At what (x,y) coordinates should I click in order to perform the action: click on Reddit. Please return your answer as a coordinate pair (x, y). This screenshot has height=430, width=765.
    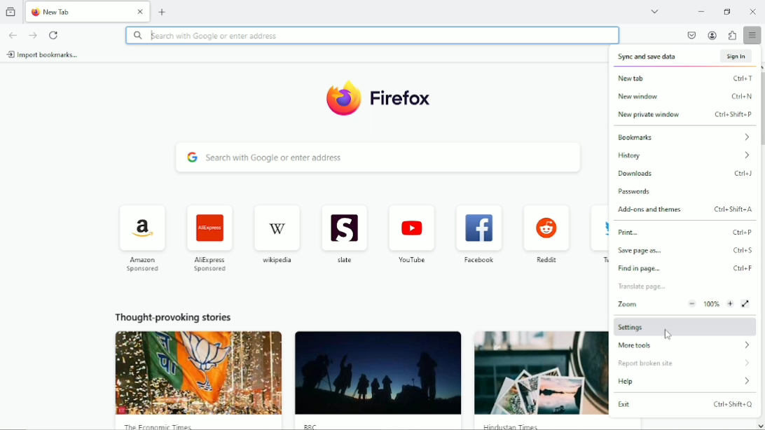
    Looking at the image, I should click on (546, 231).